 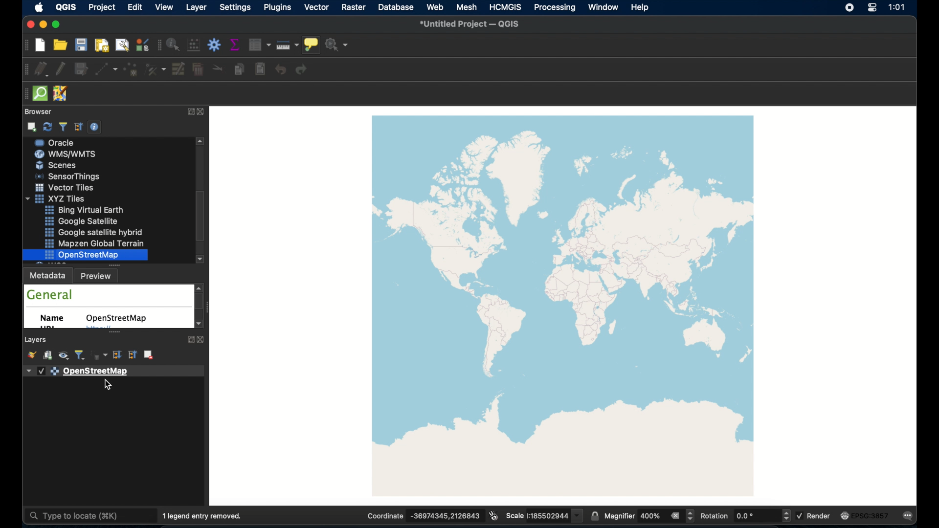 I want to click on project toolbar, so click(x=24, y=47).